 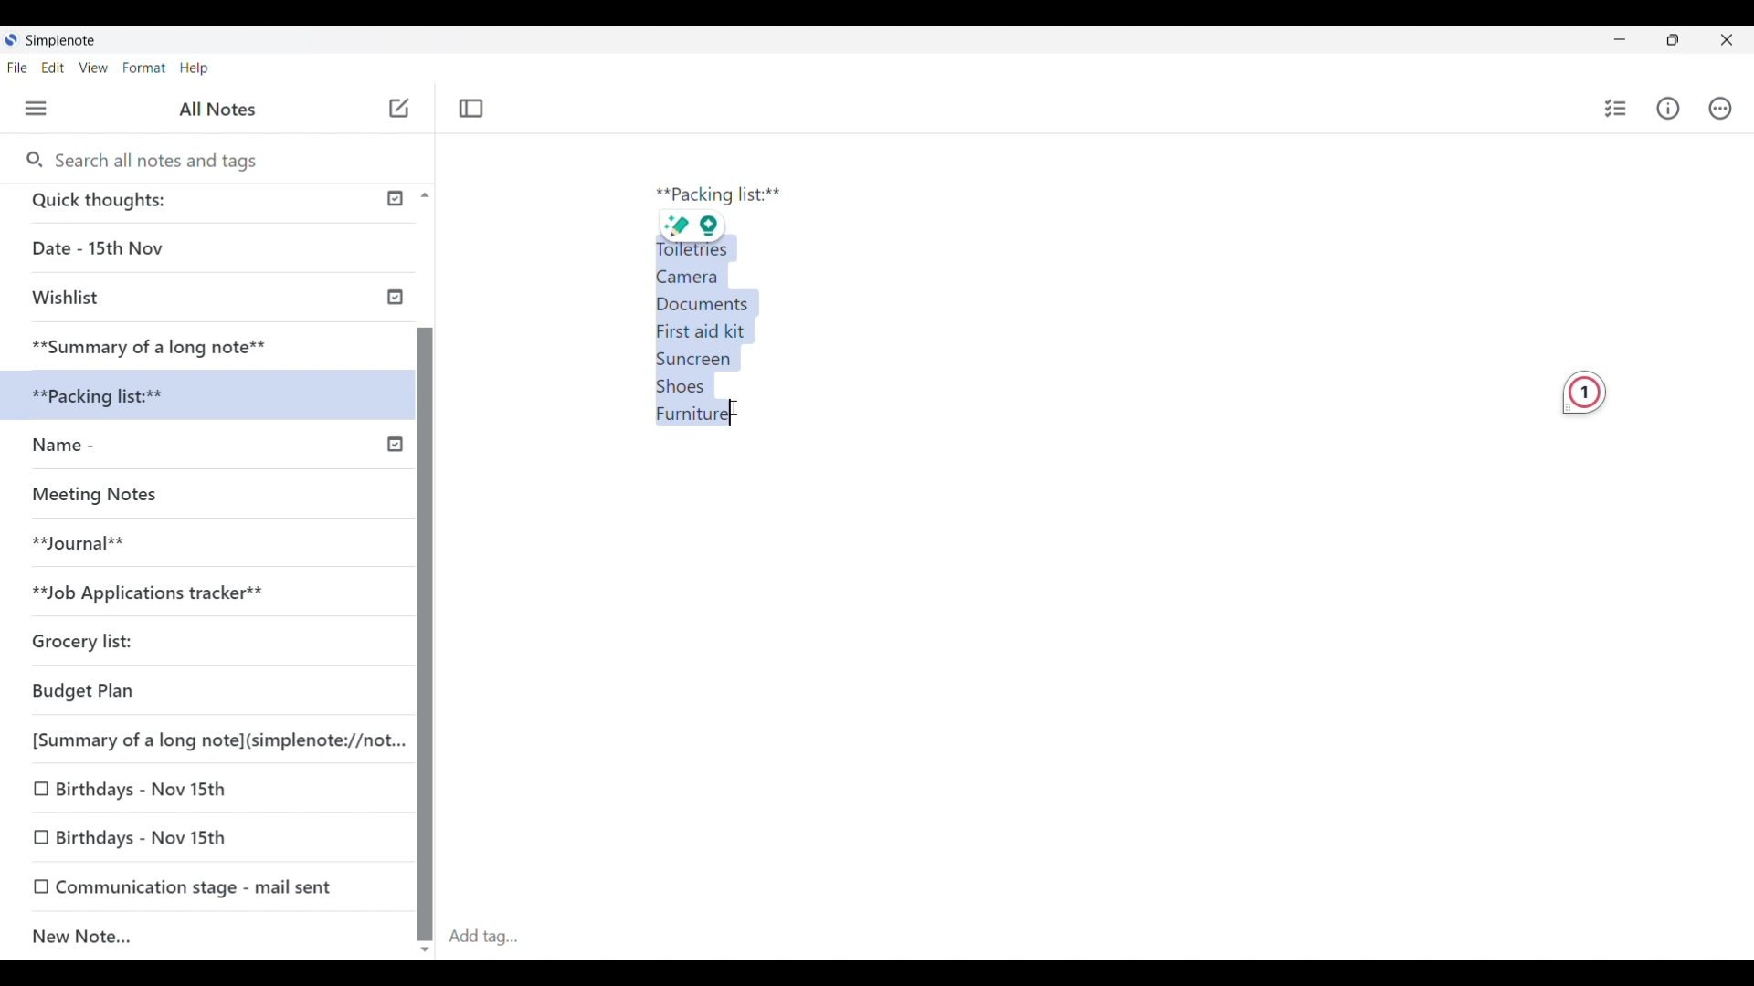 What do you see at coordinates (426, 617) in the screenshot?
I see `Vertical slide bar for left panel` at bounding box center [426, 617].